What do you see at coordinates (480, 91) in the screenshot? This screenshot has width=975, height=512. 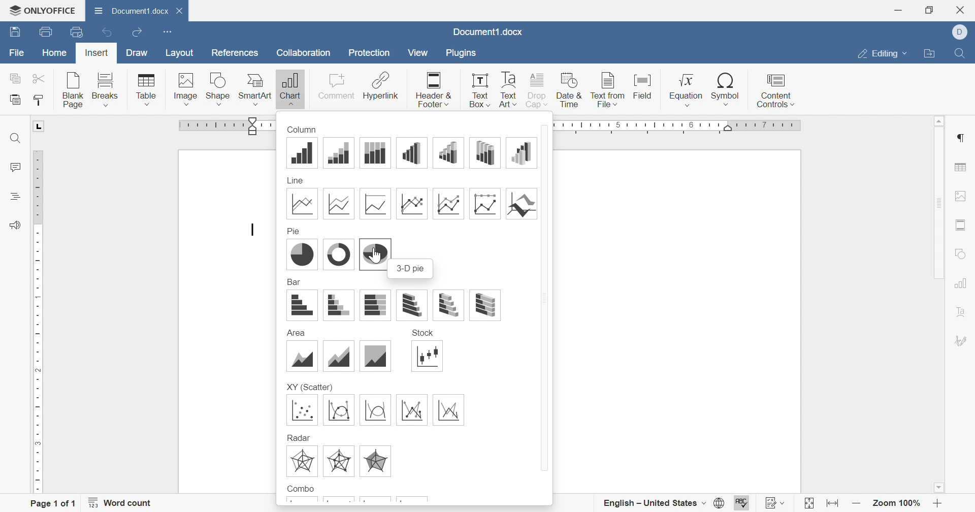 I see `Text Box` at bounding box center [480, 91].